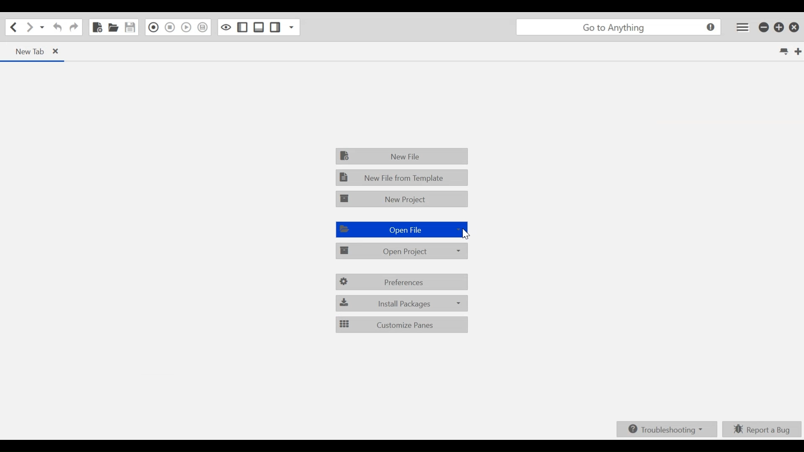 The width and height of the screenshot is (804, 452). What do you see at coordinates (73, 27) in the screenshot?
I see `Undo the last action` at bounding box center [73, 27].